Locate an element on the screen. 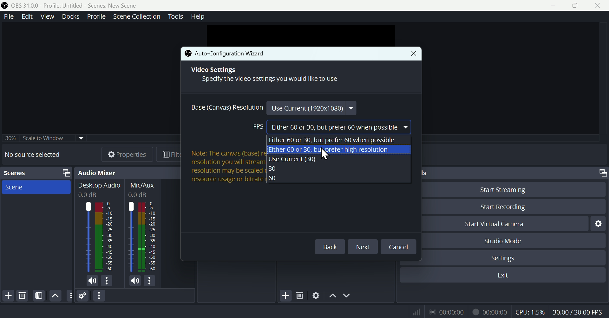  icon is located at coordinates (187, 54).